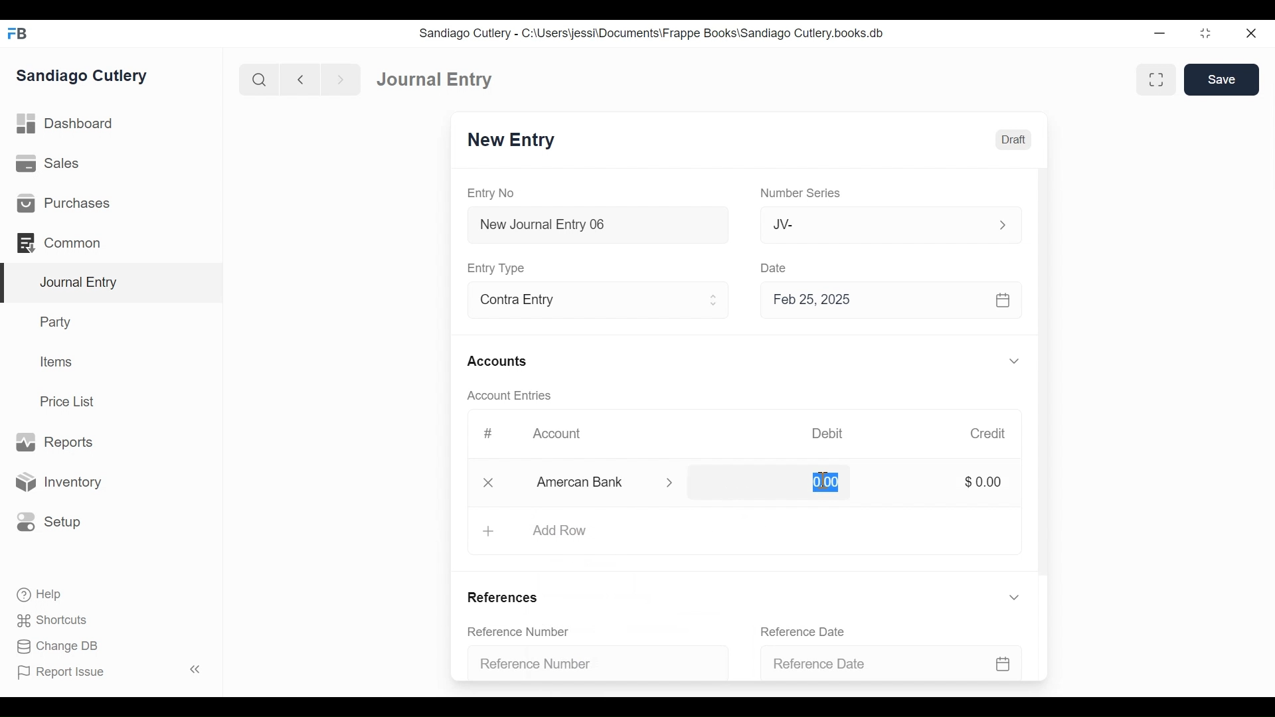 The height and width of the screenshot is (717, 1275). Describe the element at coordinates (435, 78) in the screenshot. I see `Journal Entry` at that location.